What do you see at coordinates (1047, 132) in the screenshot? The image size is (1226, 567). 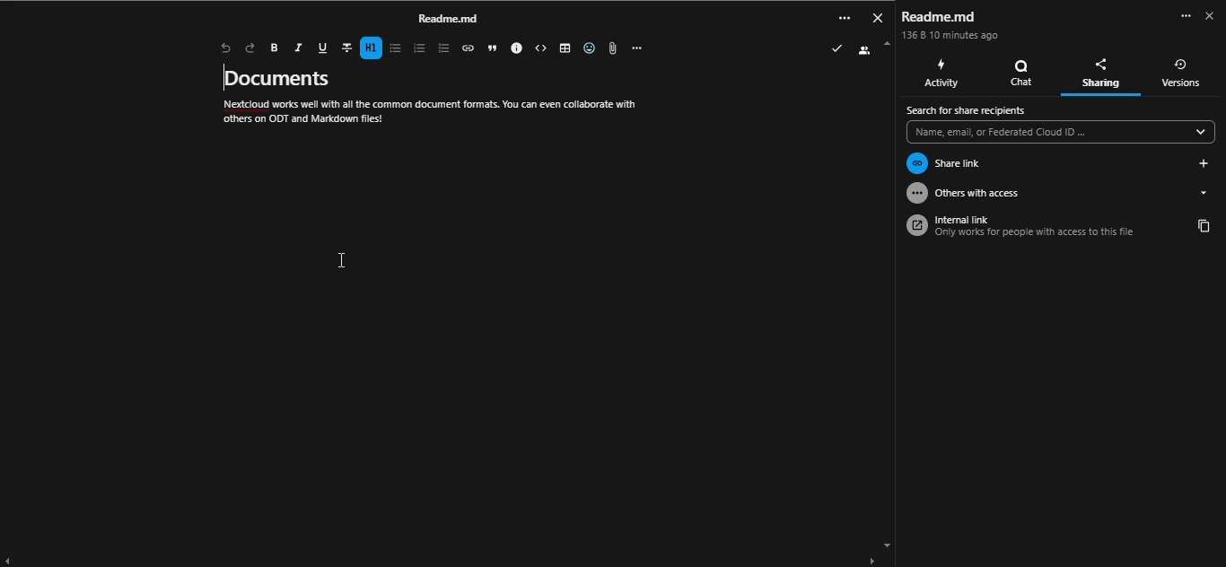 I see `‘Name, email, or Federated Cloud ID ...` at bounding box center [1047, 132].